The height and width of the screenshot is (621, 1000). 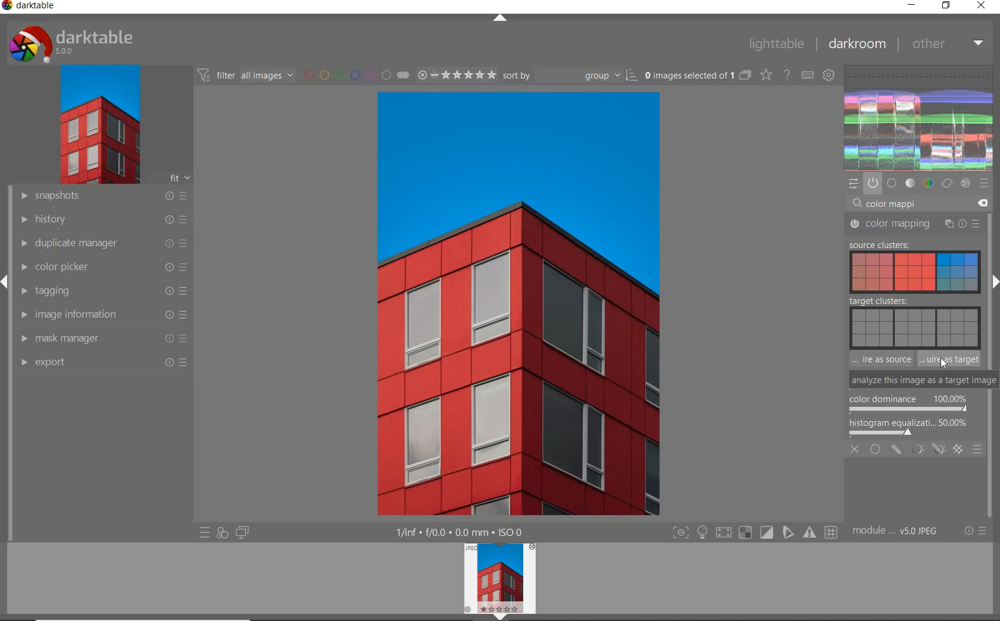 What do you see at coordinates (880, 359) in the screenshot?
I see `ANALYZE THIS IMAGE AS A SOURCE IMAGE` at bounding box center [880, 359].